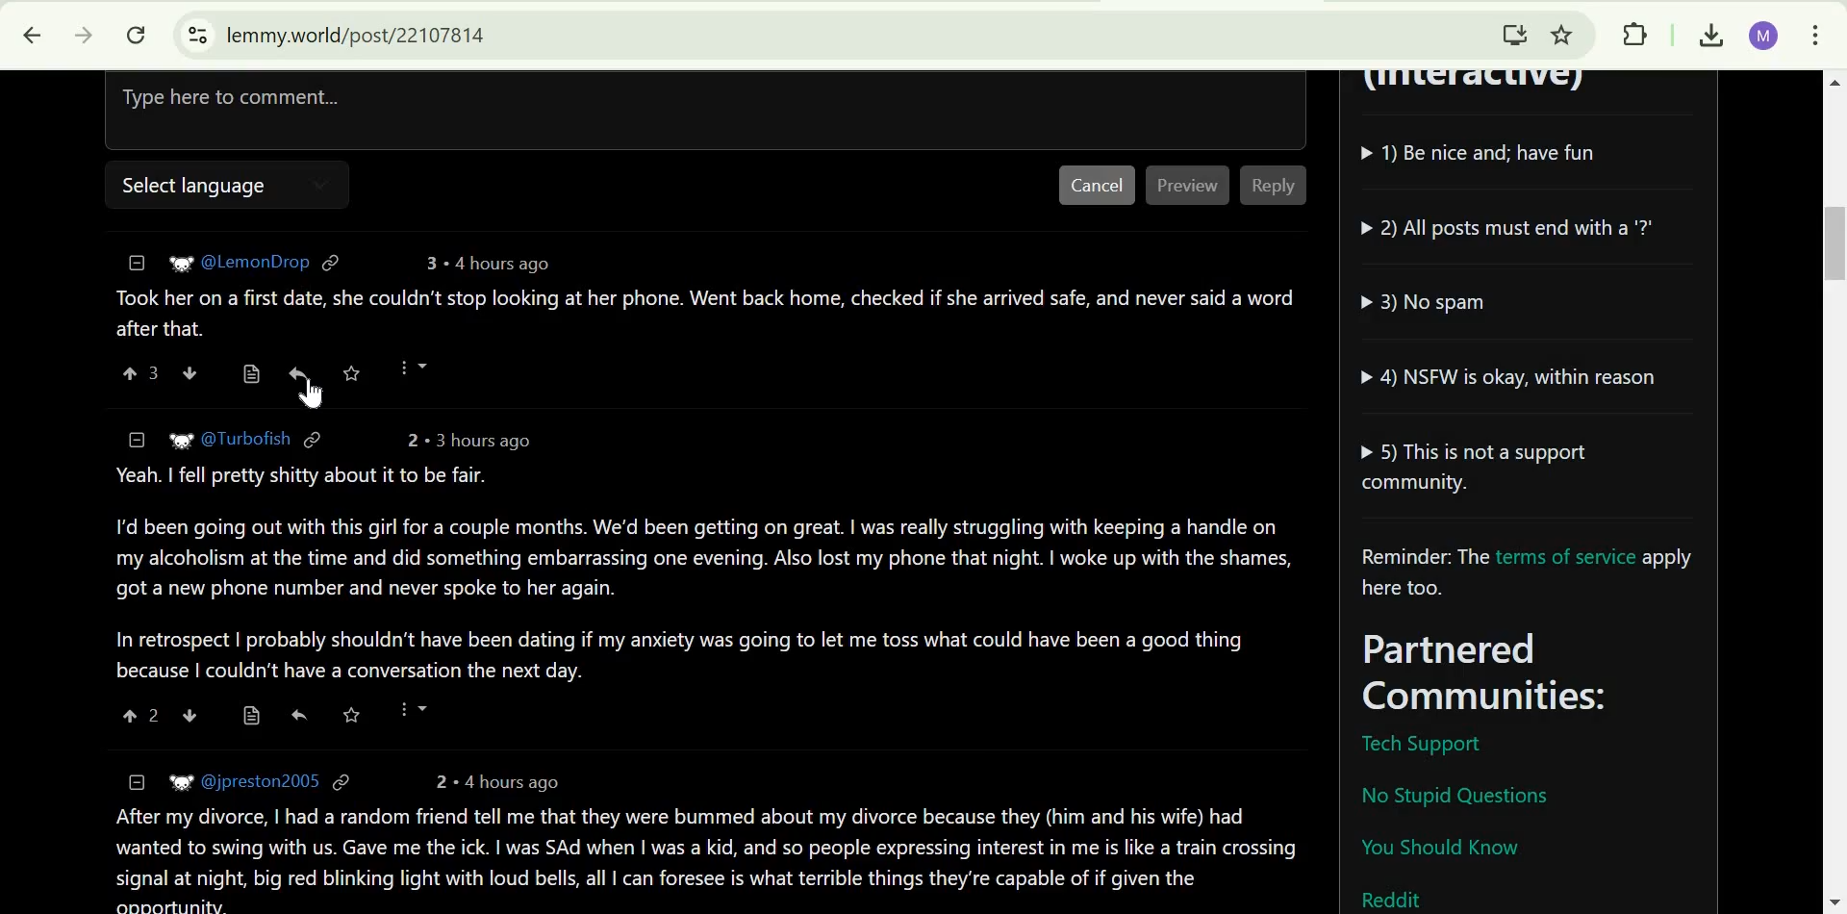 This screenshot has height=914, width=1847. Describe the element at coordinates (183, 779) in the screenshot. I see `picture` at that location.